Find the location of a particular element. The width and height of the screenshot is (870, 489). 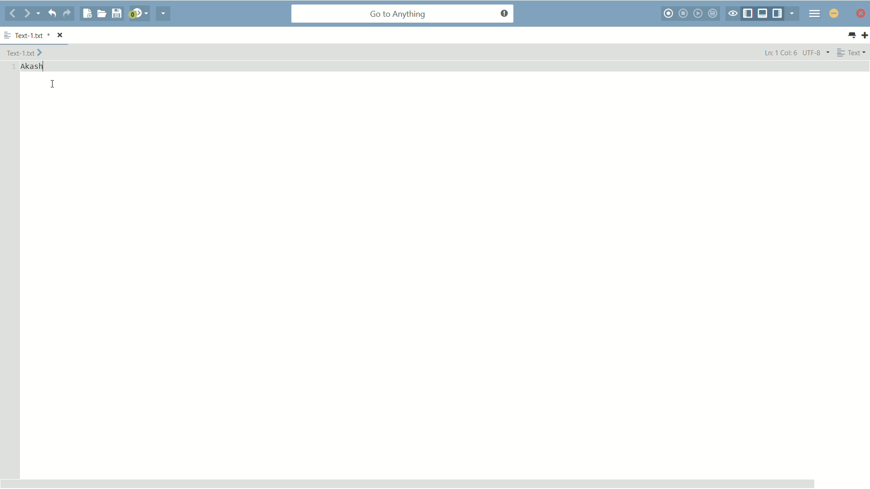

stop macro is located at coordinates (683, 14).